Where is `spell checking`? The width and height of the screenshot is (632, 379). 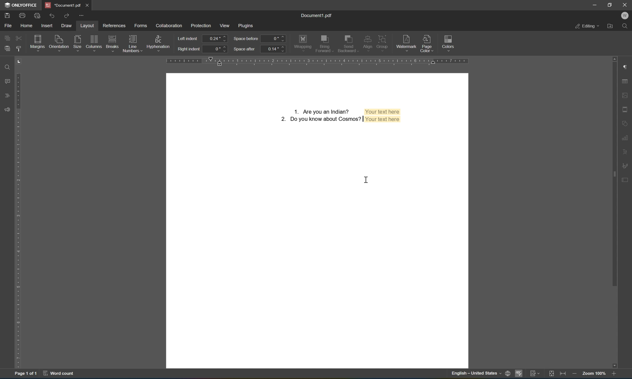
spell checking is located at coordinates (519, 374).